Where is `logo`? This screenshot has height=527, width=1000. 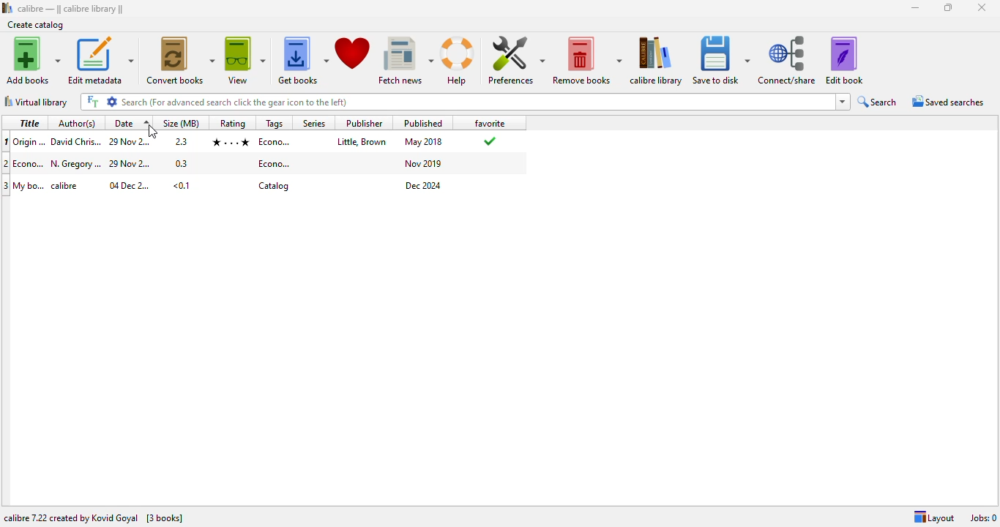
logo is located at coordinates (7, 7).